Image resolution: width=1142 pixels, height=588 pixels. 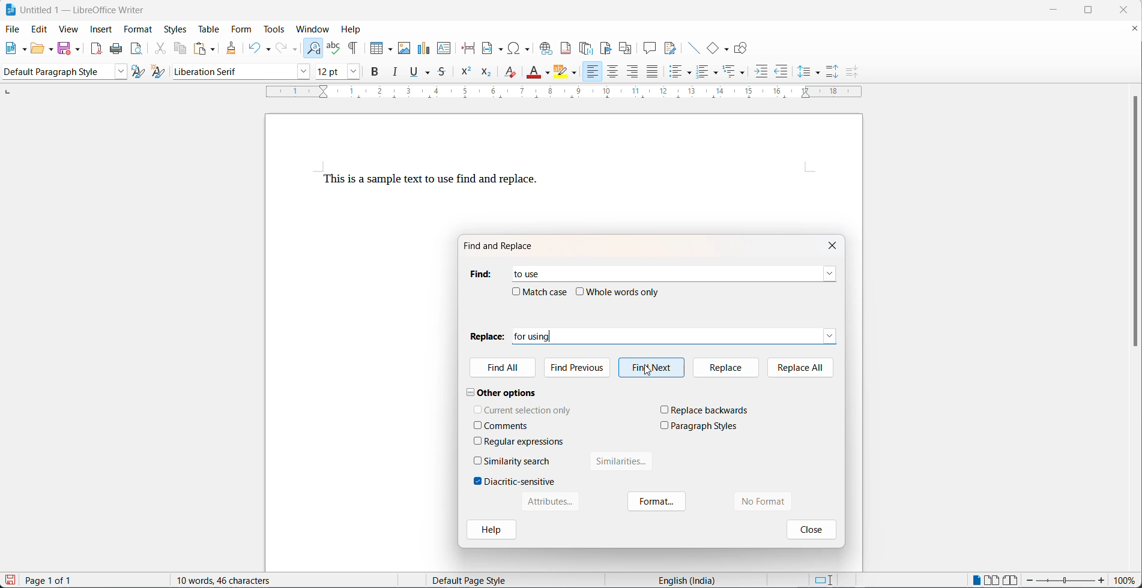 I want to click on standard selection, so click(x=823, y=580).